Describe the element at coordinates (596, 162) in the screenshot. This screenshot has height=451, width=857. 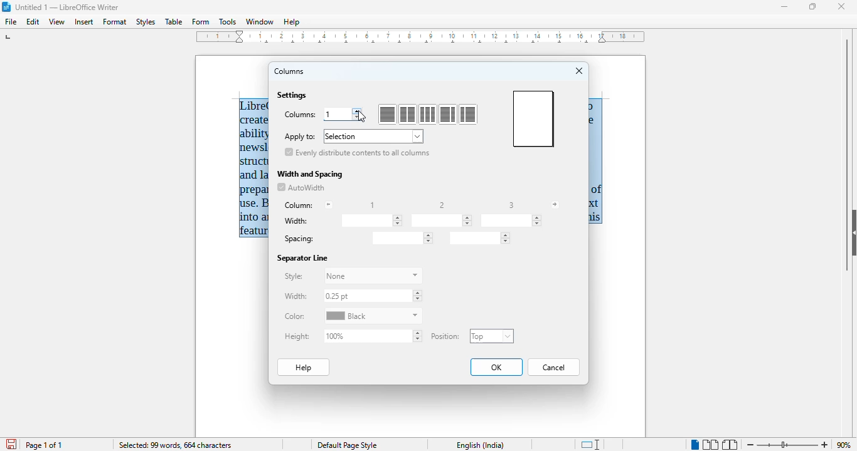
I see `o e of xt his` at that location.